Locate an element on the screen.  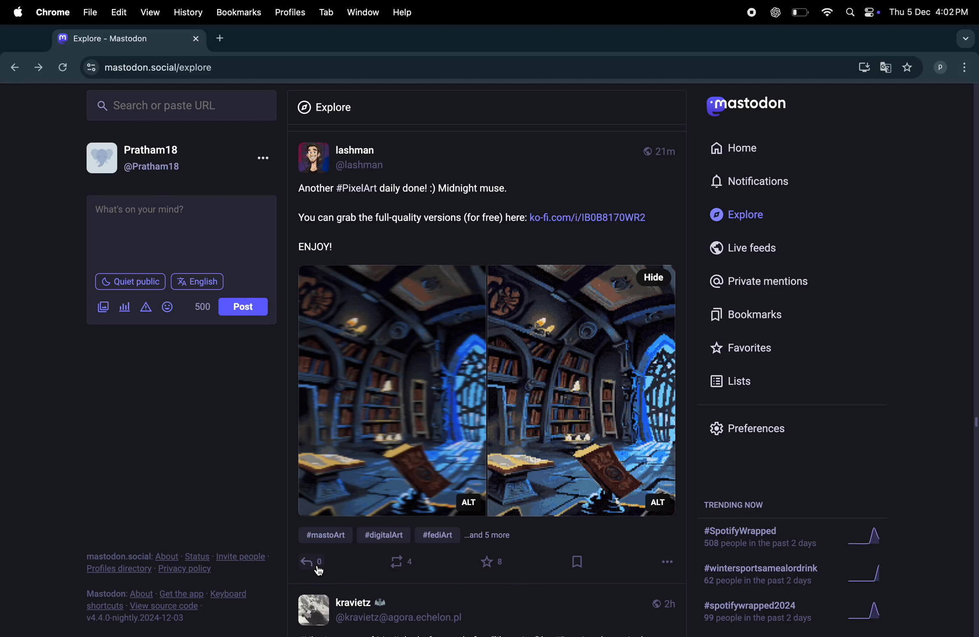
wifi is located at coordinates (824, 11).